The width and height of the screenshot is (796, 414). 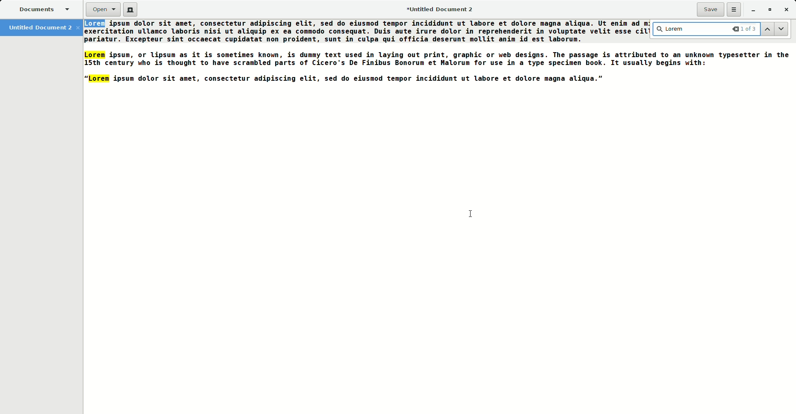 What do you see at coordinates (42, 29) in the screenshot?
I see `Untitled document` at bounding box center [42, 29].